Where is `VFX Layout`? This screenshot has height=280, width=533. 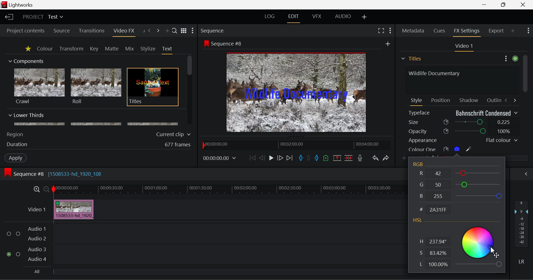 VFX Layout is located at coordinates (316, 16).